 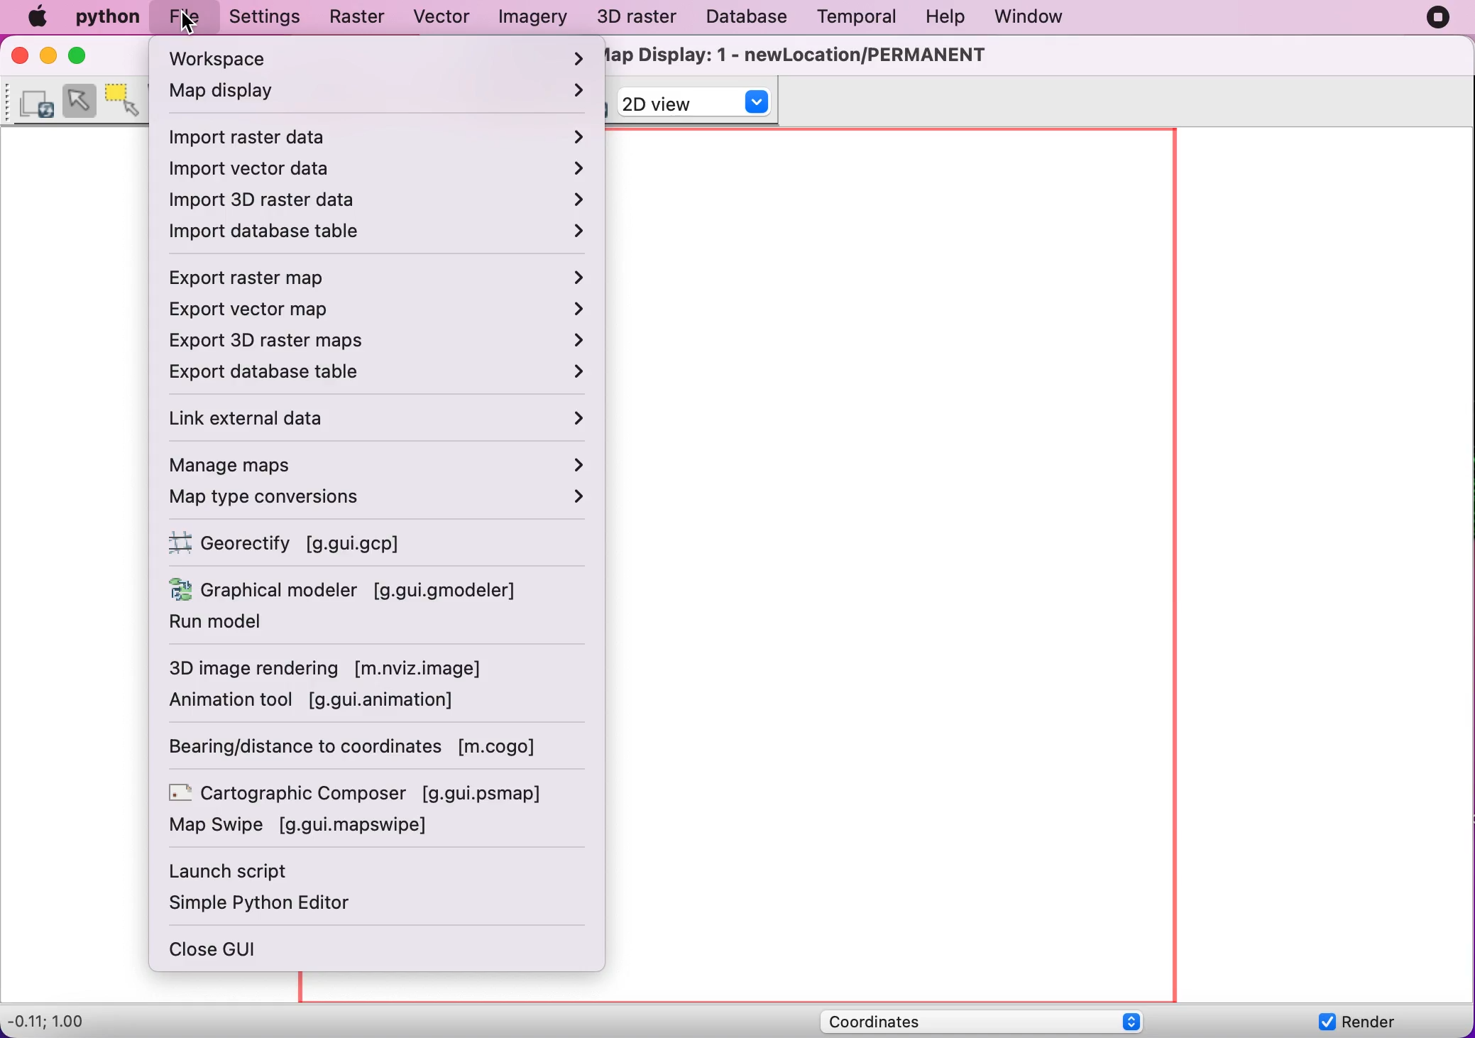 I want to click on database, so click(x=750, y=18).